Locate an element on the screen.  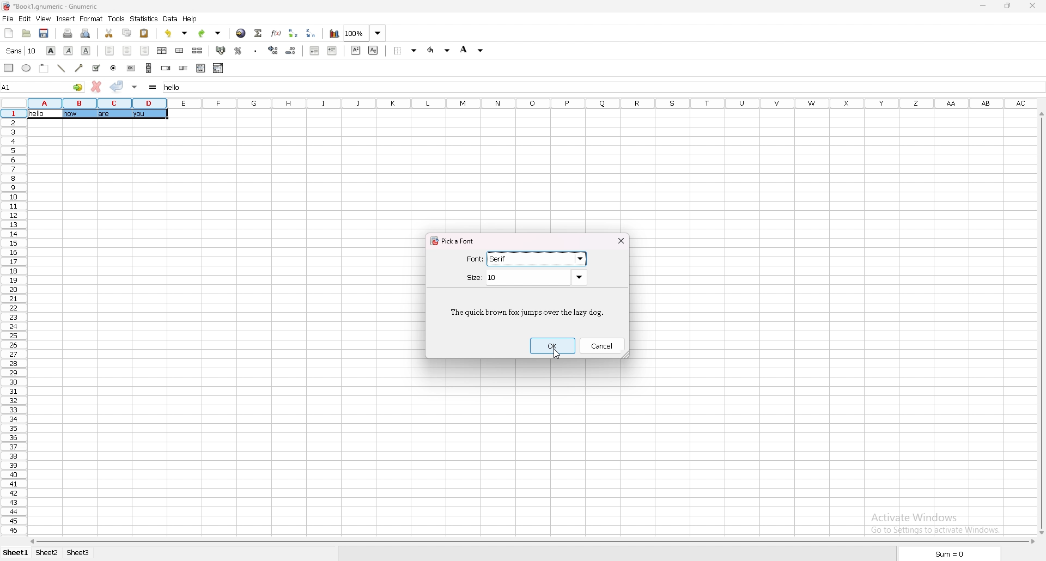
background is located at coordinates (473, 49).